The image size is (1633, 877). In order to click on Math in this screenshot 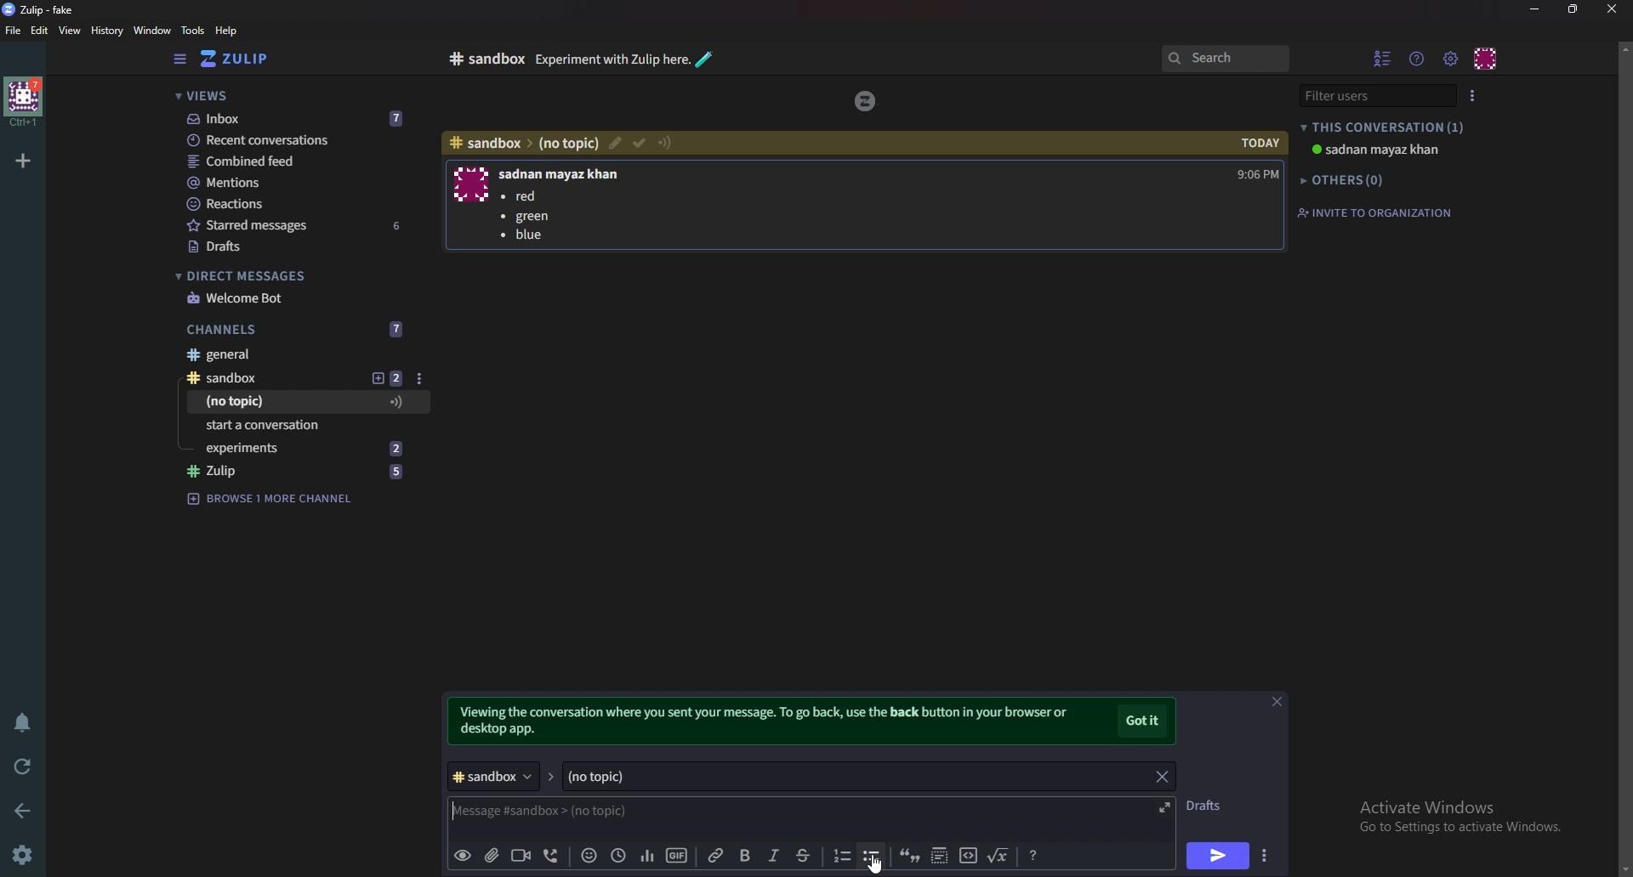, I will do `click(999, 853)`.